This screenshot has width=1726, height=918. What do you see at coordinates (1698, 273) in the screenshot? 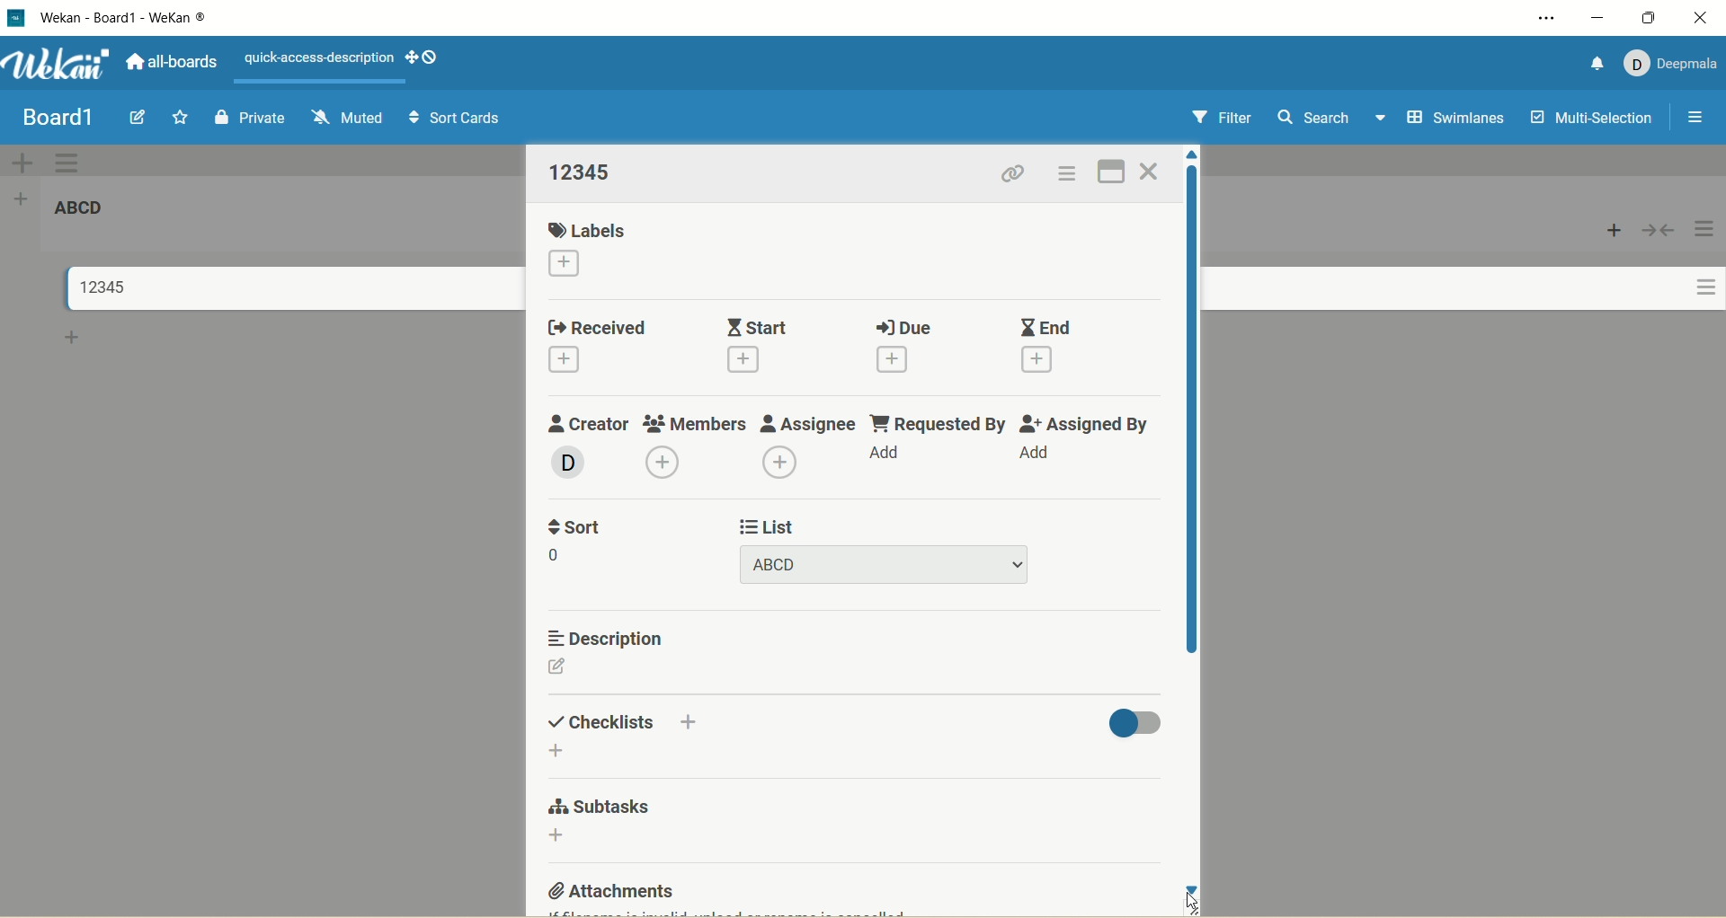
I see `actions` at bounding box center [1698, 273].